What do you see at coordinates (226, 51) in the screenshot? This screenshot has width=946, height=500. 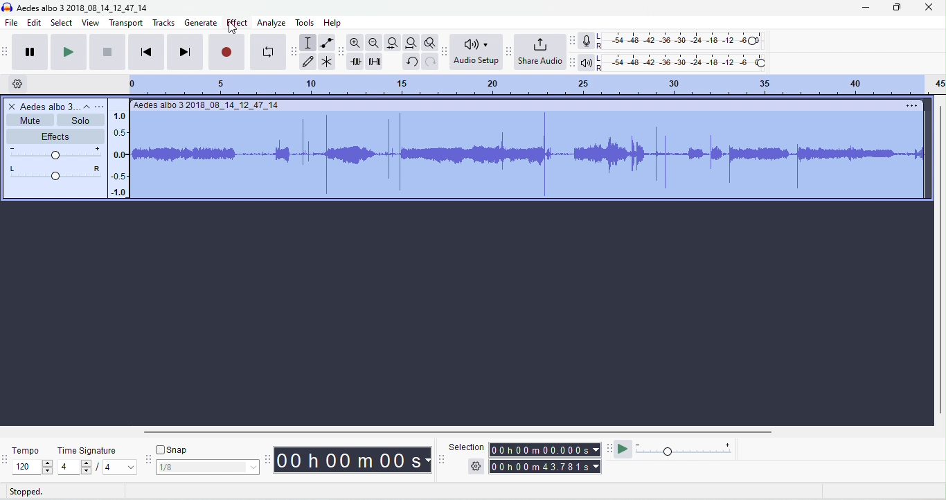 I see `record` at bounding box center [226, 51].